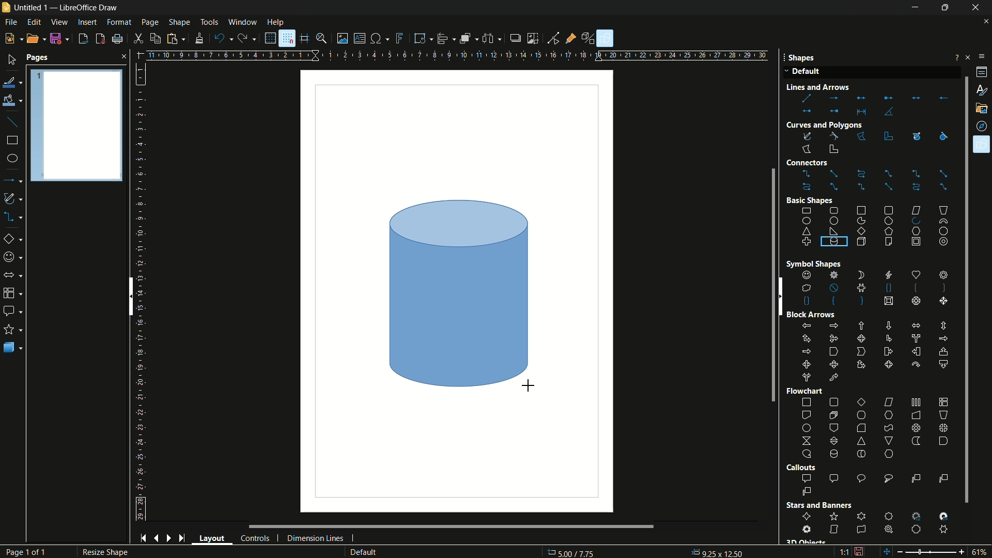 Image resolution: width=992 pixels, height=558 pixels. I want to click on properties, so click(982, 72).